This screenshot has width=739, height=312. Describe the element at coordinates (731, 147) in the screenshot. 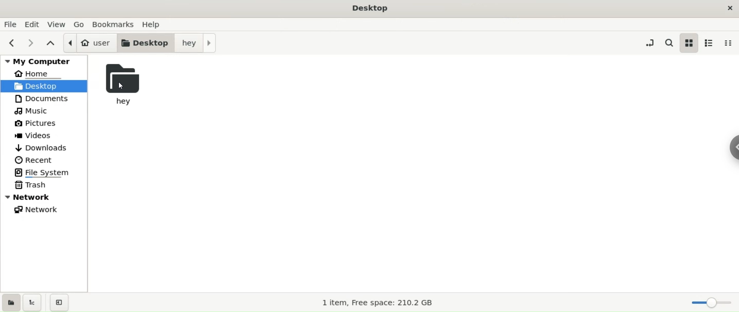

I see `sidebar` at that location.